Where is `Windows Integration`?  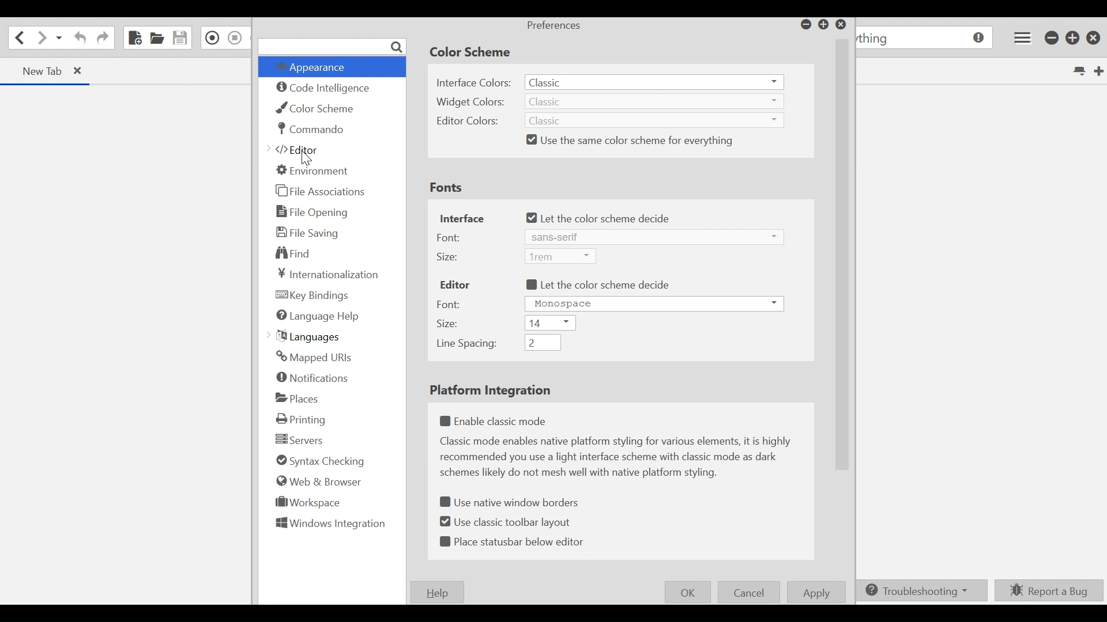 Windows Integration is located at coordinates (330, 524).